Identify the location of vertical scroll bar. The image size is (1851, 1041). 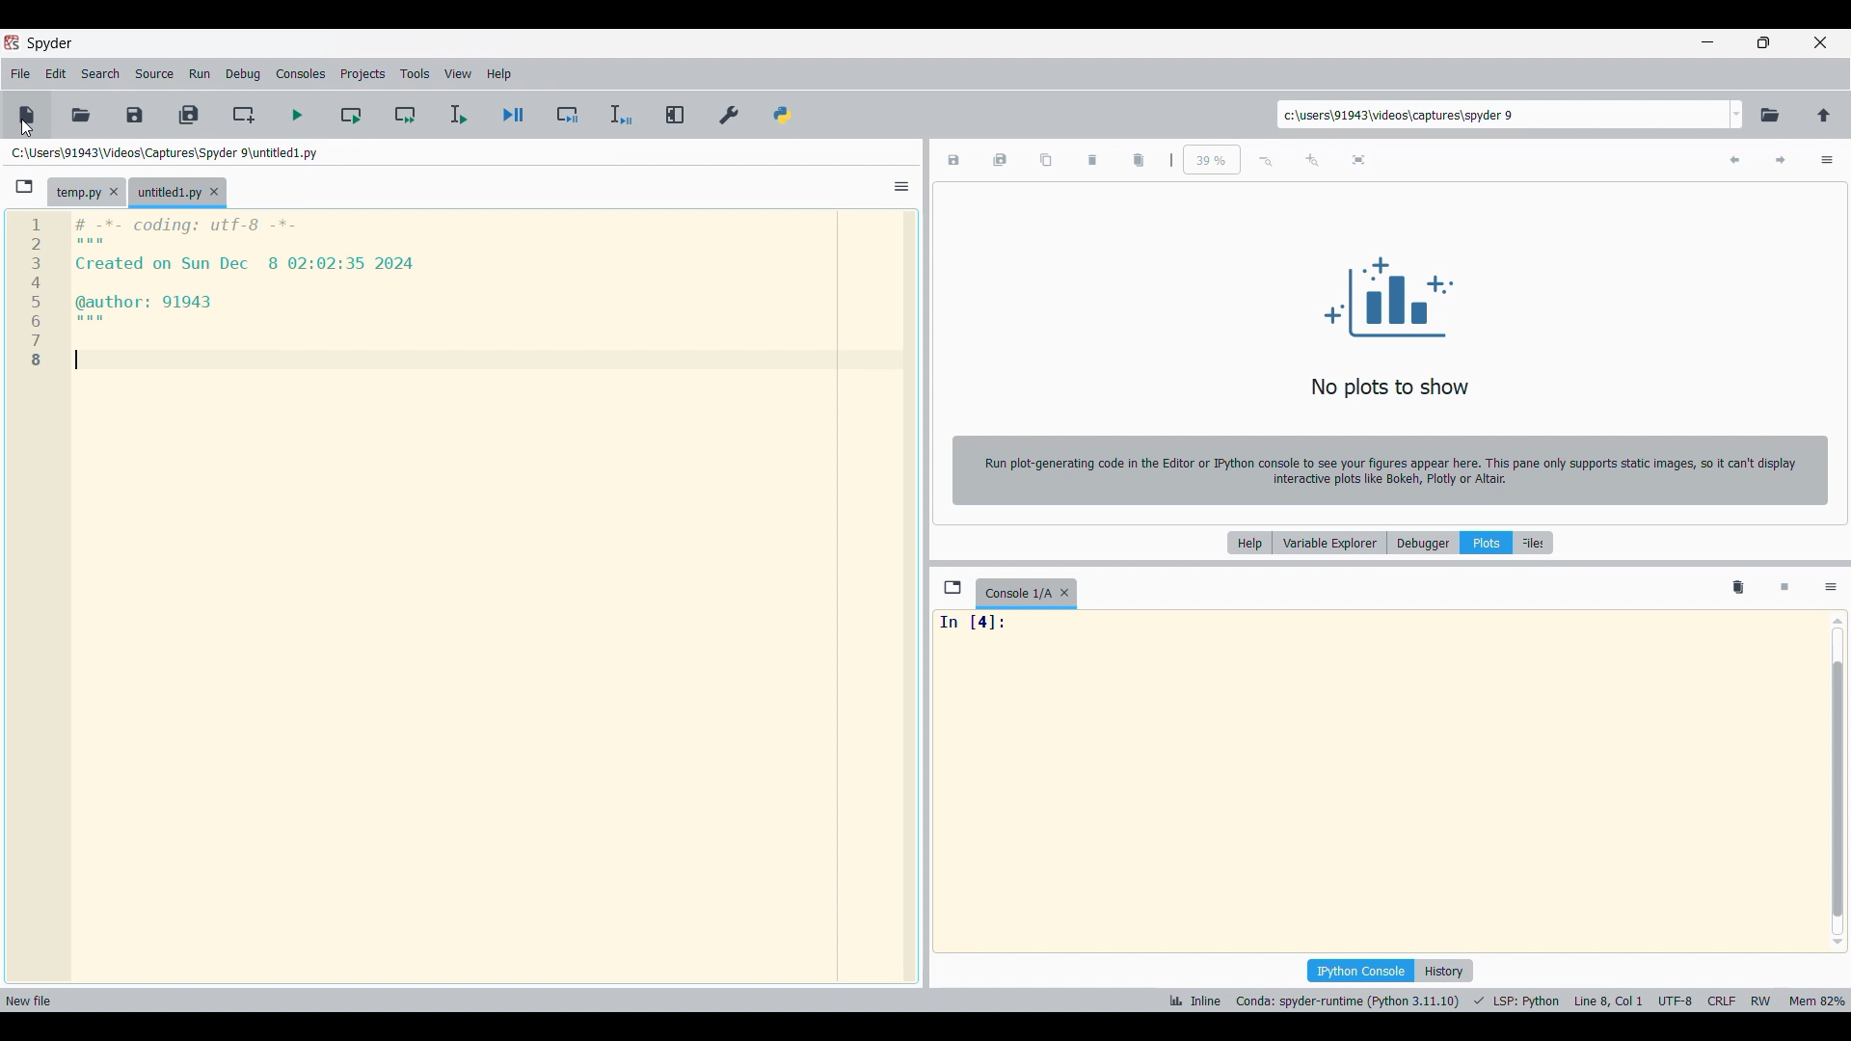
(1839, 782).